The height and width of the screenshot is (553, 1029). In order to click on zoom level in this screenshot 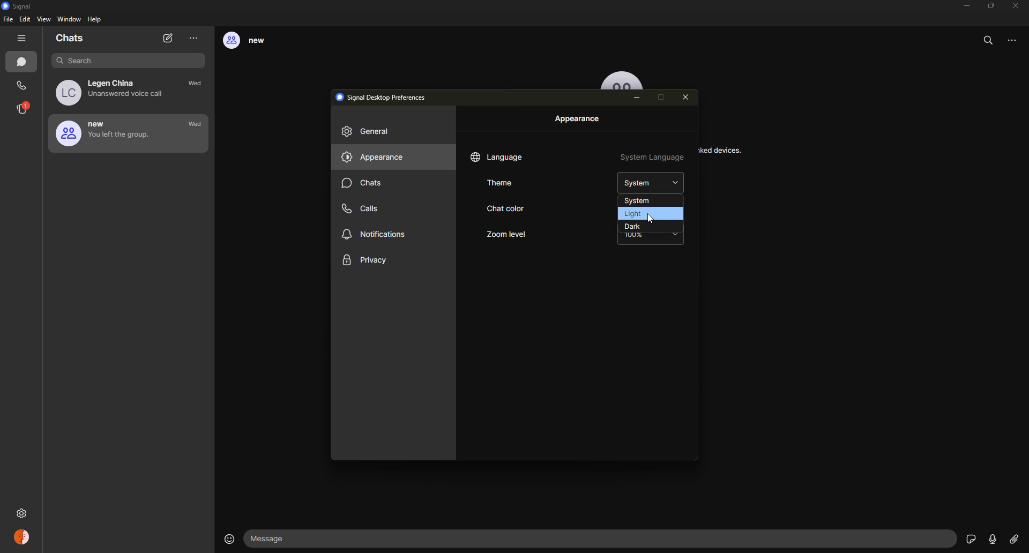, I will do `click(506, 235)`.